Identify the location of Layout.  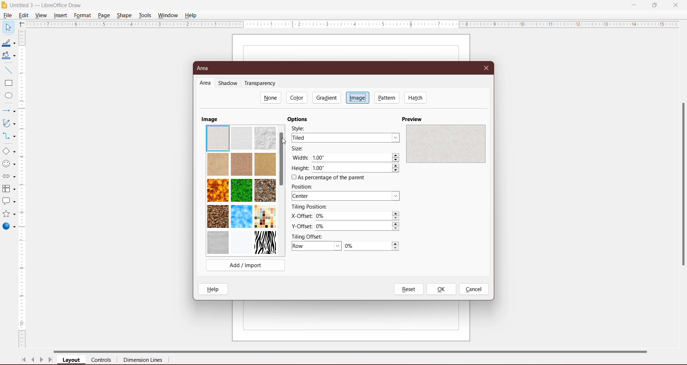
(72, 360).